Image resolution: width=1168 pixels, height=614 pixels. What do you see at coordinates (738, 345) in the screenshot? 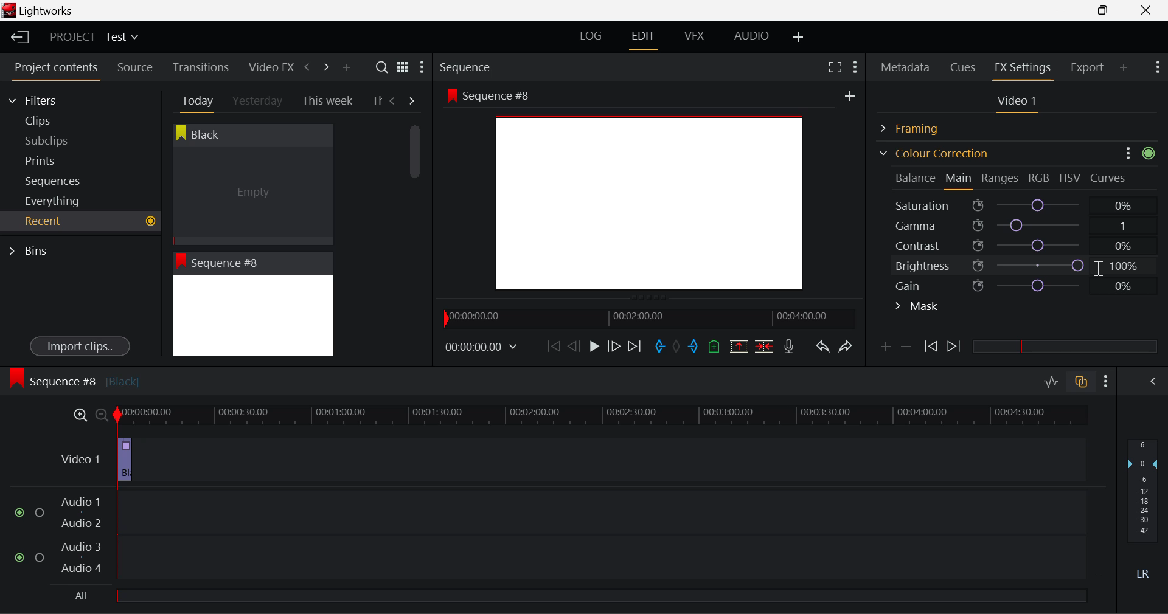
I see `Remove marked section` at bounding box center [738, 345].